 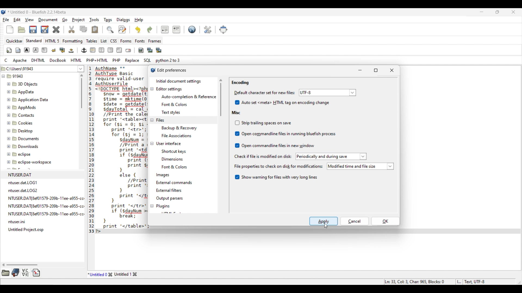 What do you see at coordinates (10, 29) in the screenshot?
I see `New` at bounding box center [10, 29].